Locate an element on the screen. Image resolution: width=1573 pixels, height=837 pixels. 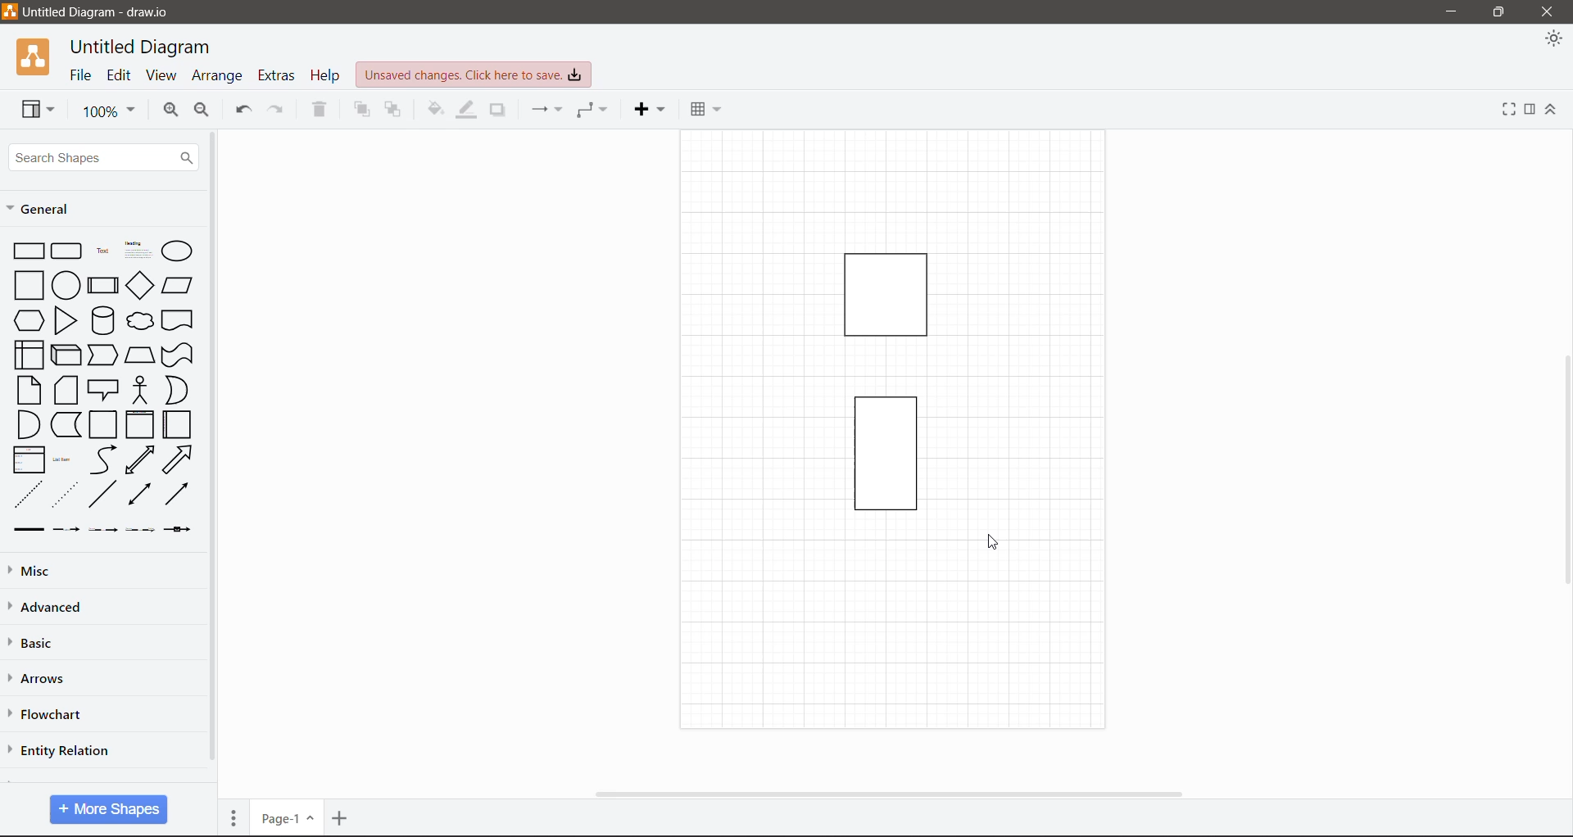
General is located at coordinates (50, 211).